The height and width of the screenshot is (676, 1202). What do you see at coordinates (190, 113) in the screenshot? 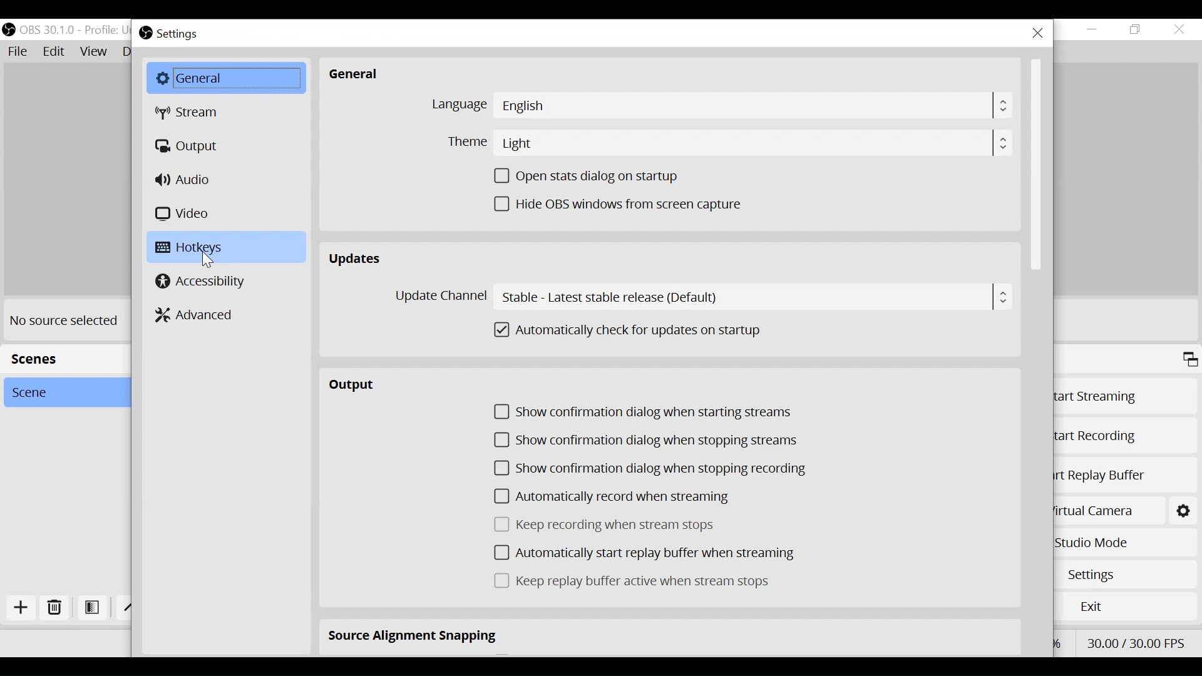
I see `Stream` at bounding box center [190, 113].